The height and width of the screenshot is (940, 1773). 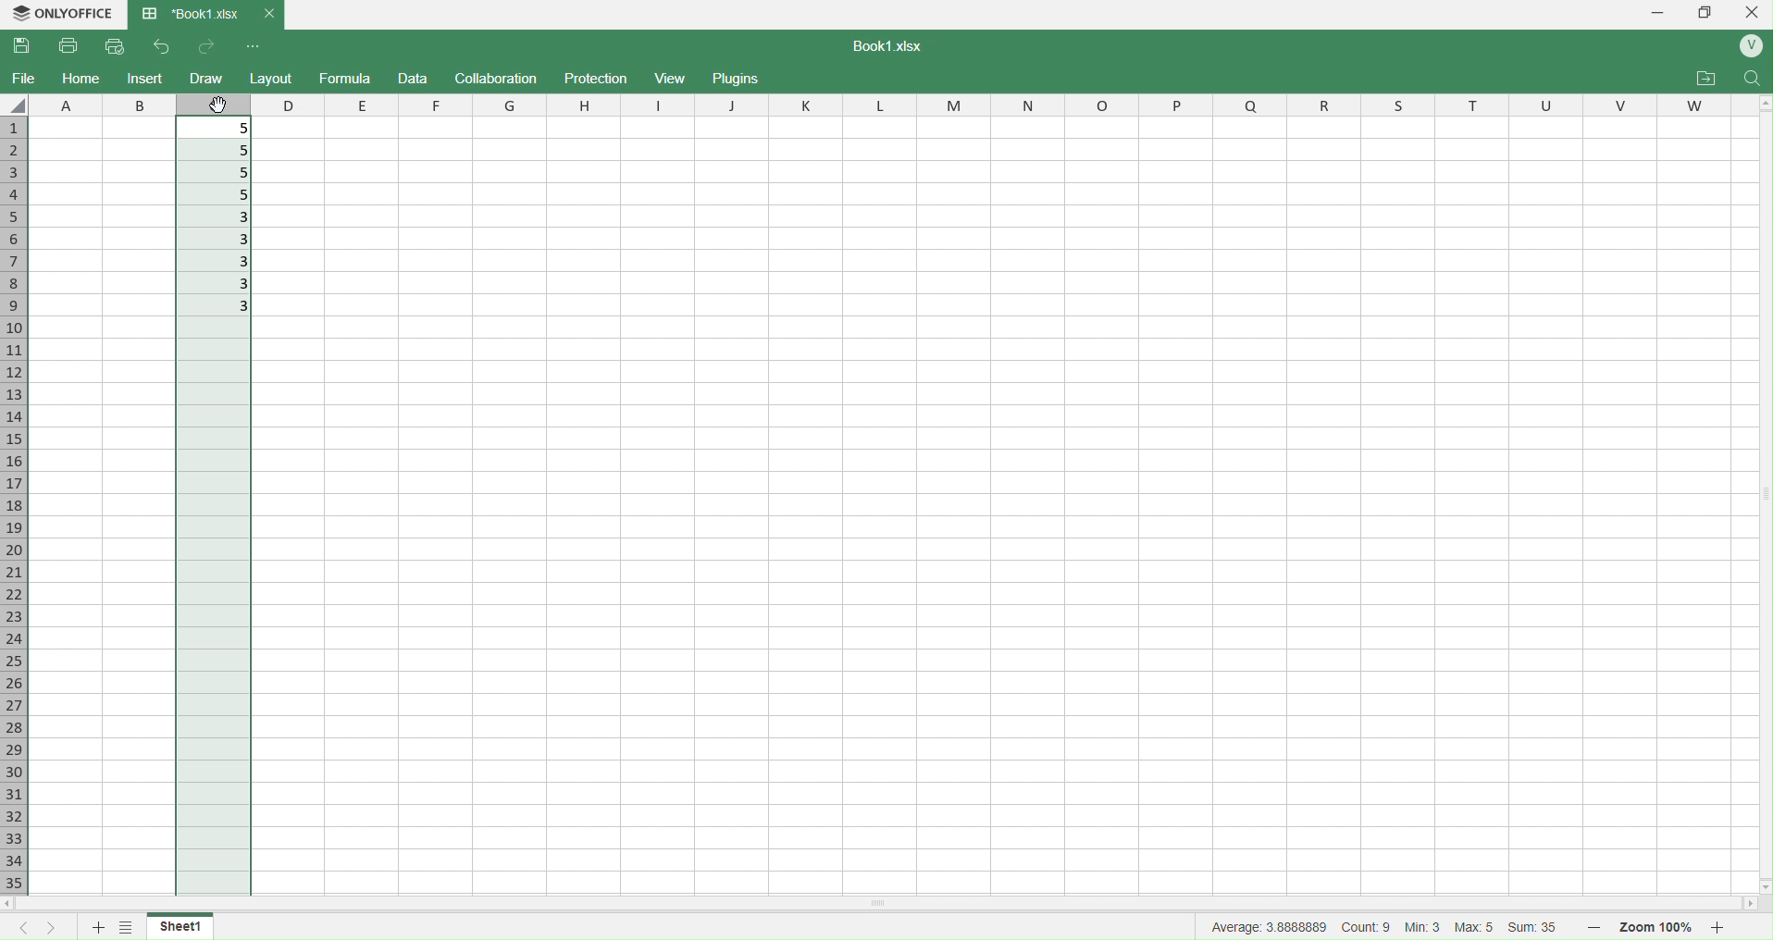 What do you see at coordinates (1760, 487) in the screenshot?
I see `Scrollbar` at bounding box center [1760, 487].